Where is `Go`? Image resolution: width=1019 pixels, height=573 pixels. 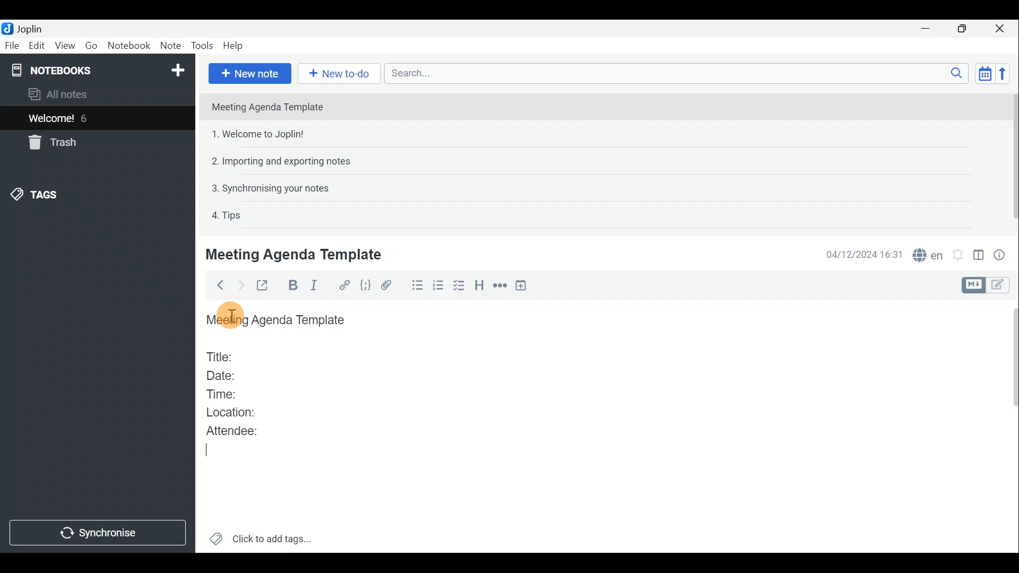 Go is located at coordinates (91, 46).